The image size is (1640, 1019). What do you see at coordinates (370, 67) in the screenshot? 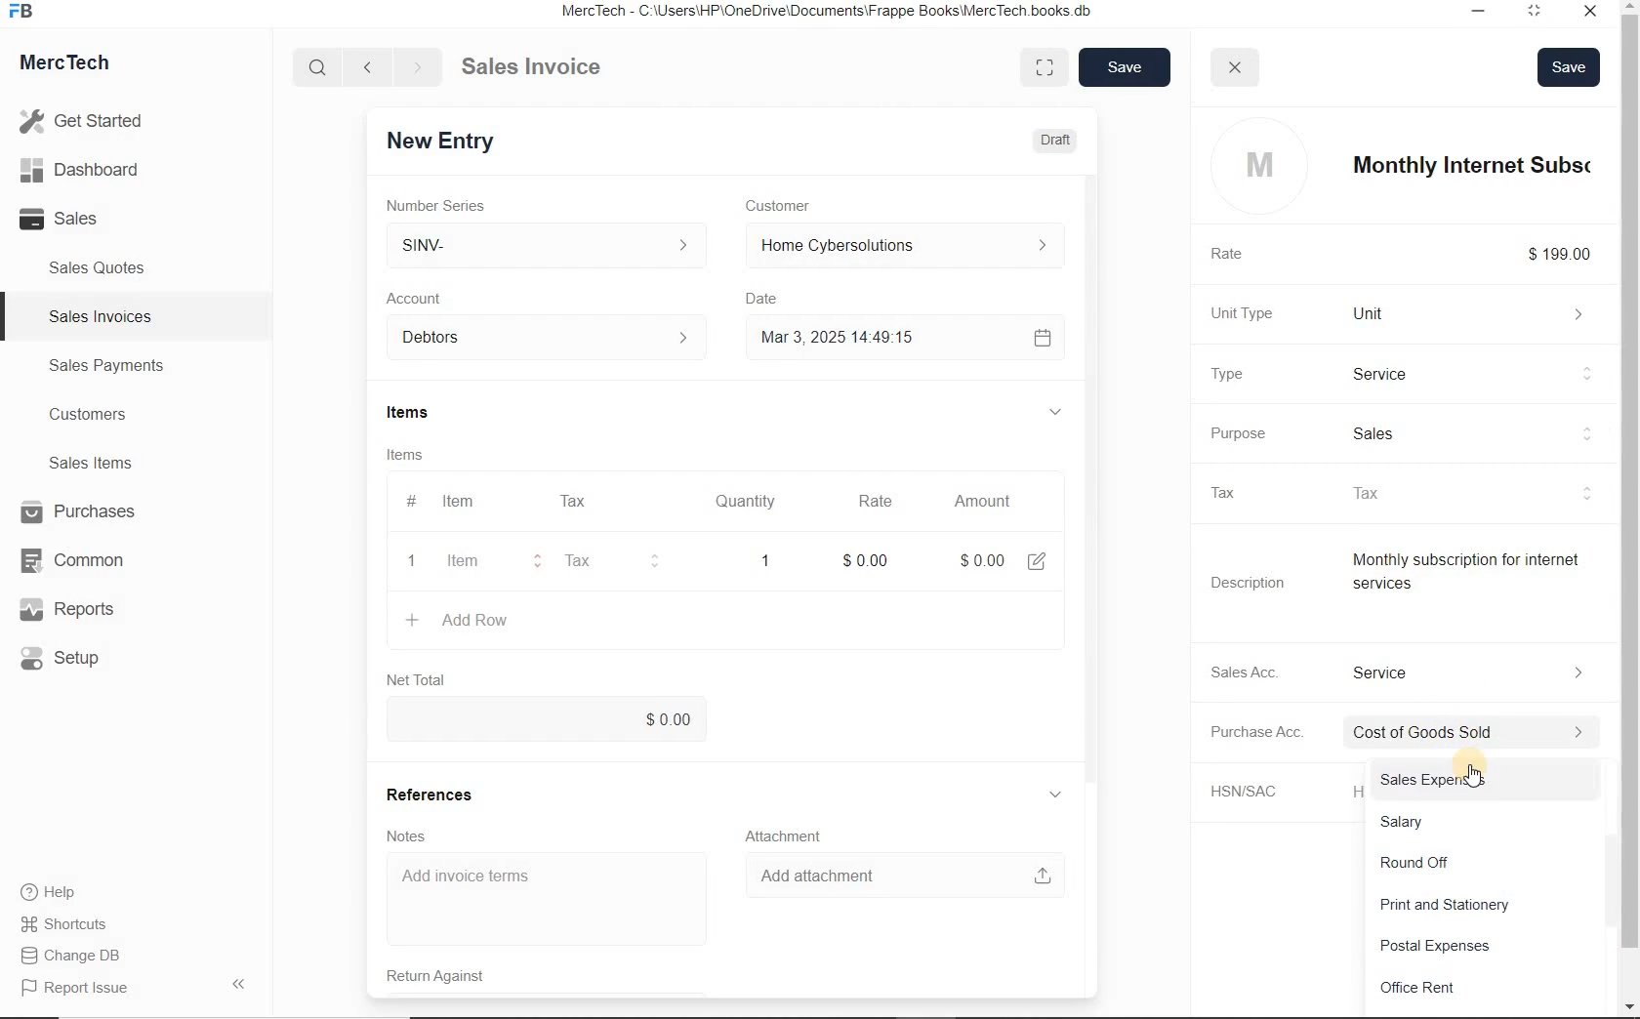
I see `Go back` at bounding box center [370, 67].